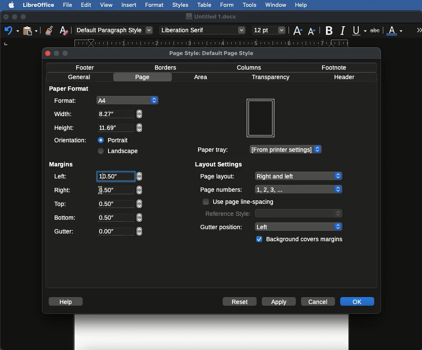 The height and width of the screenshot is (350, 422). Describe the element at coordinates (88, 67) in the screenshot. I see `Footer` at that location.